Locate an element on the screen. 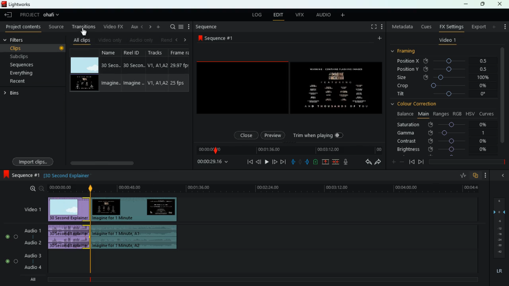 This screenshot has height=286, width=509. back is located at coordinates (412, 162).